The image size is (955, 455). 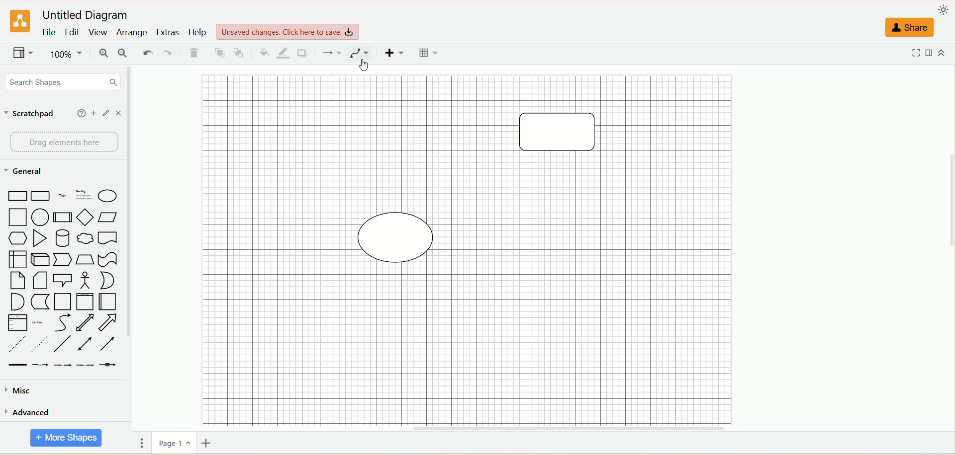 What do you see at coordinates (60, 83) in the screenshot?
I see `search dhapes` at bounding box center [60, 83].